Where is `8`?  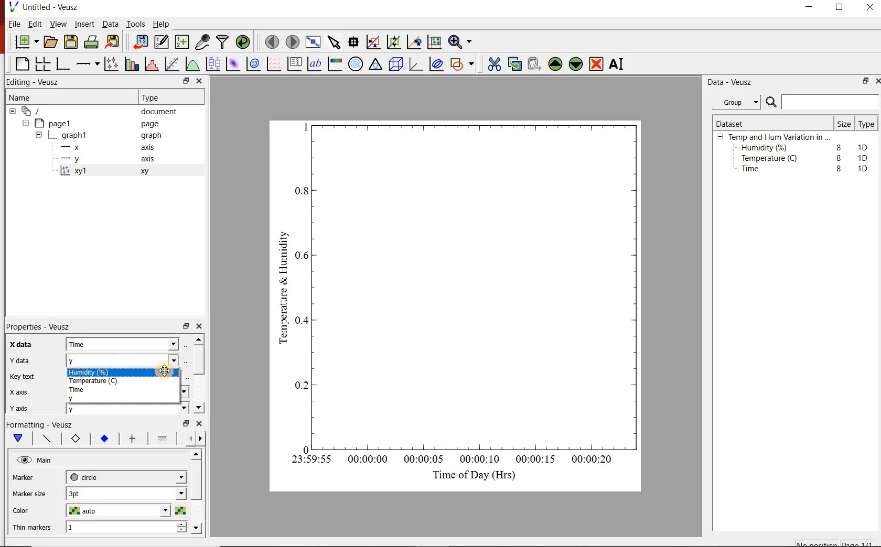 8 is located at coordinates (837, 157).